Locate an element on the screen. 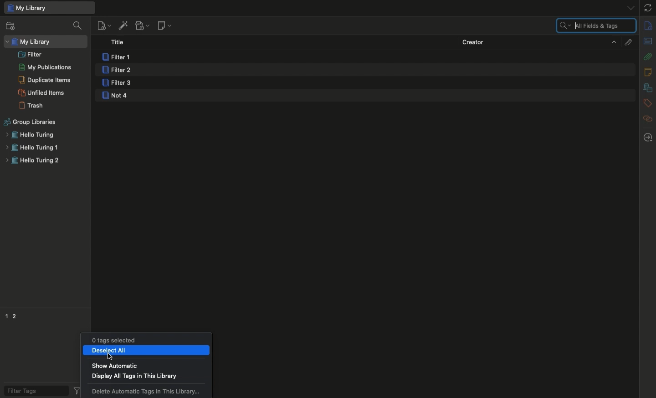 Image resolution: width=656 pixels, height=398 pixels. Libraries and collections is located at coordinates (648, 88).